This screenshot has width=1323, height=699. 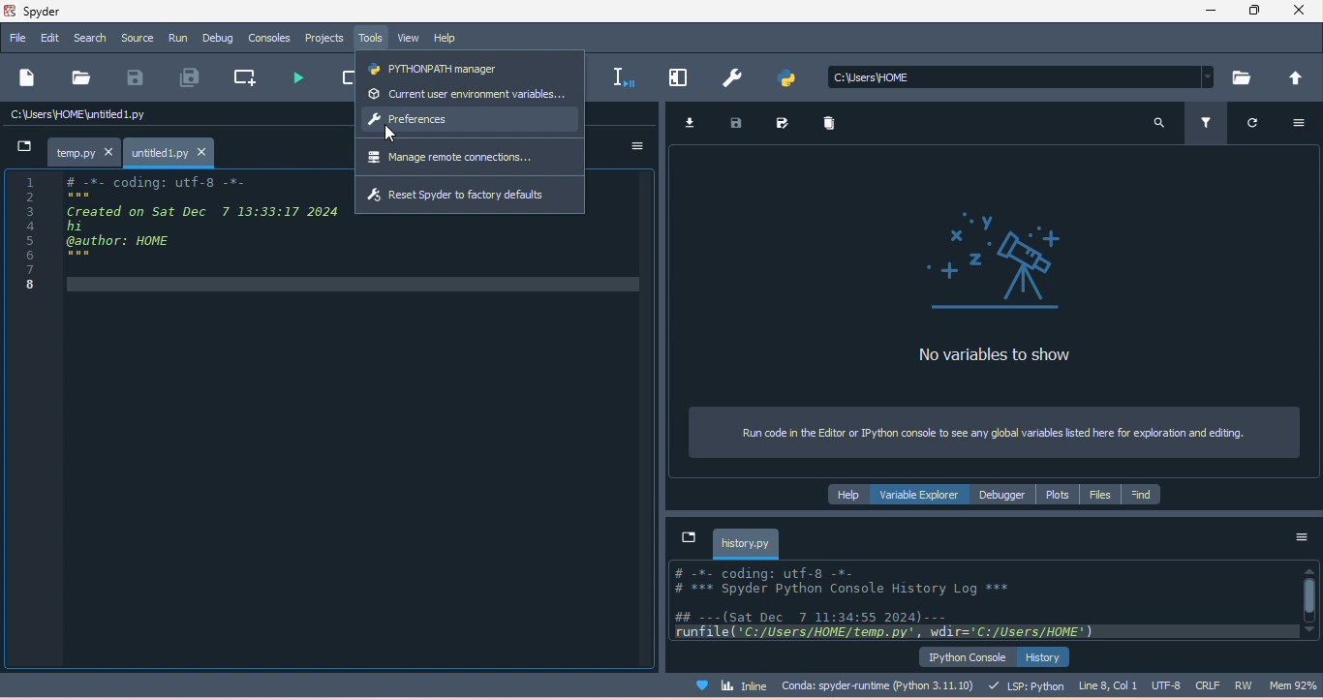 What do you see at coordinates (1246, 77) in the screenshot?
I see `browse` at bounding box center [1246, 77].